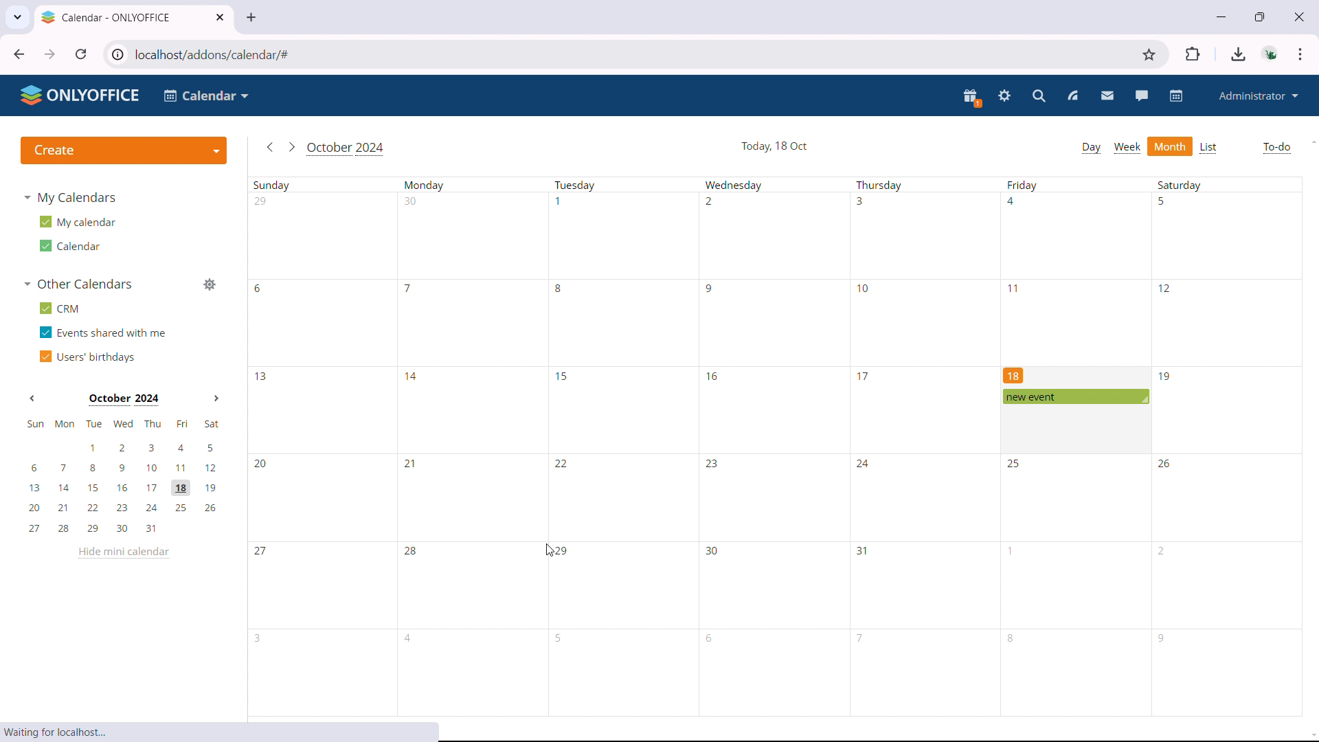 The width and height of the screenshot is (1319, 742). I want to click on 29, so click(262, 201).